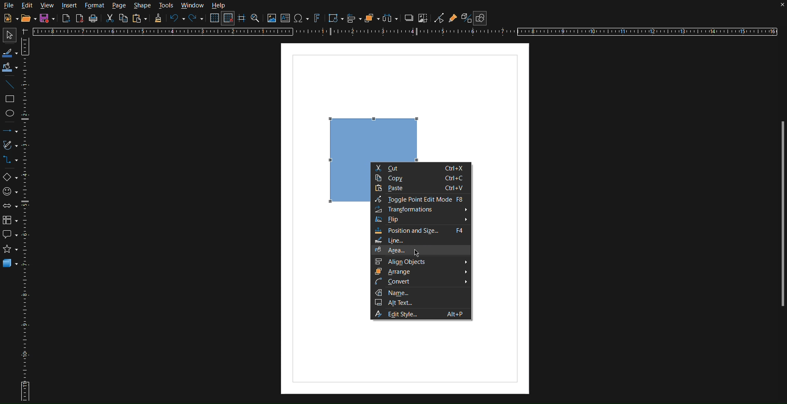 The width and height of the screenshot is (787, 404). I want to click on Cut, so click(110, 20).